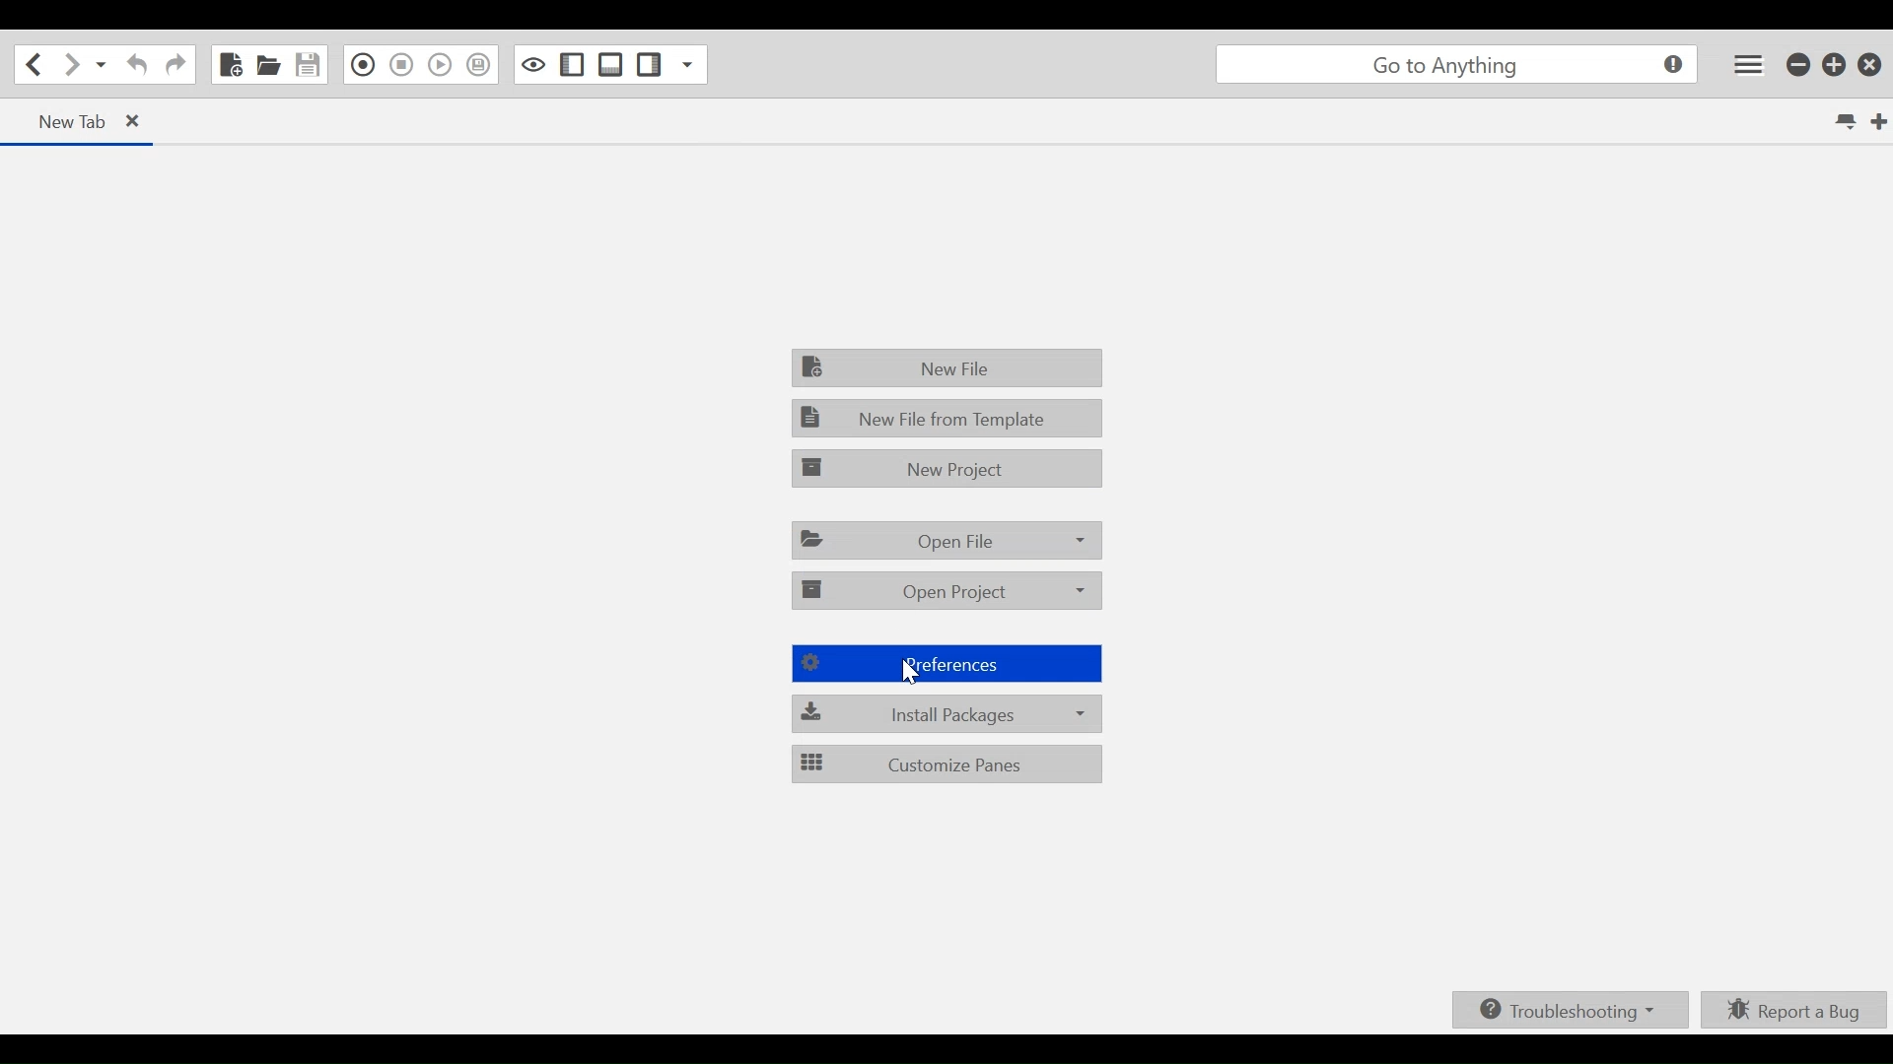 The image size is (1893, 1064). Describe the element at coordinates (944, 664) in the screenshot. I see `Preferencees` at that location.